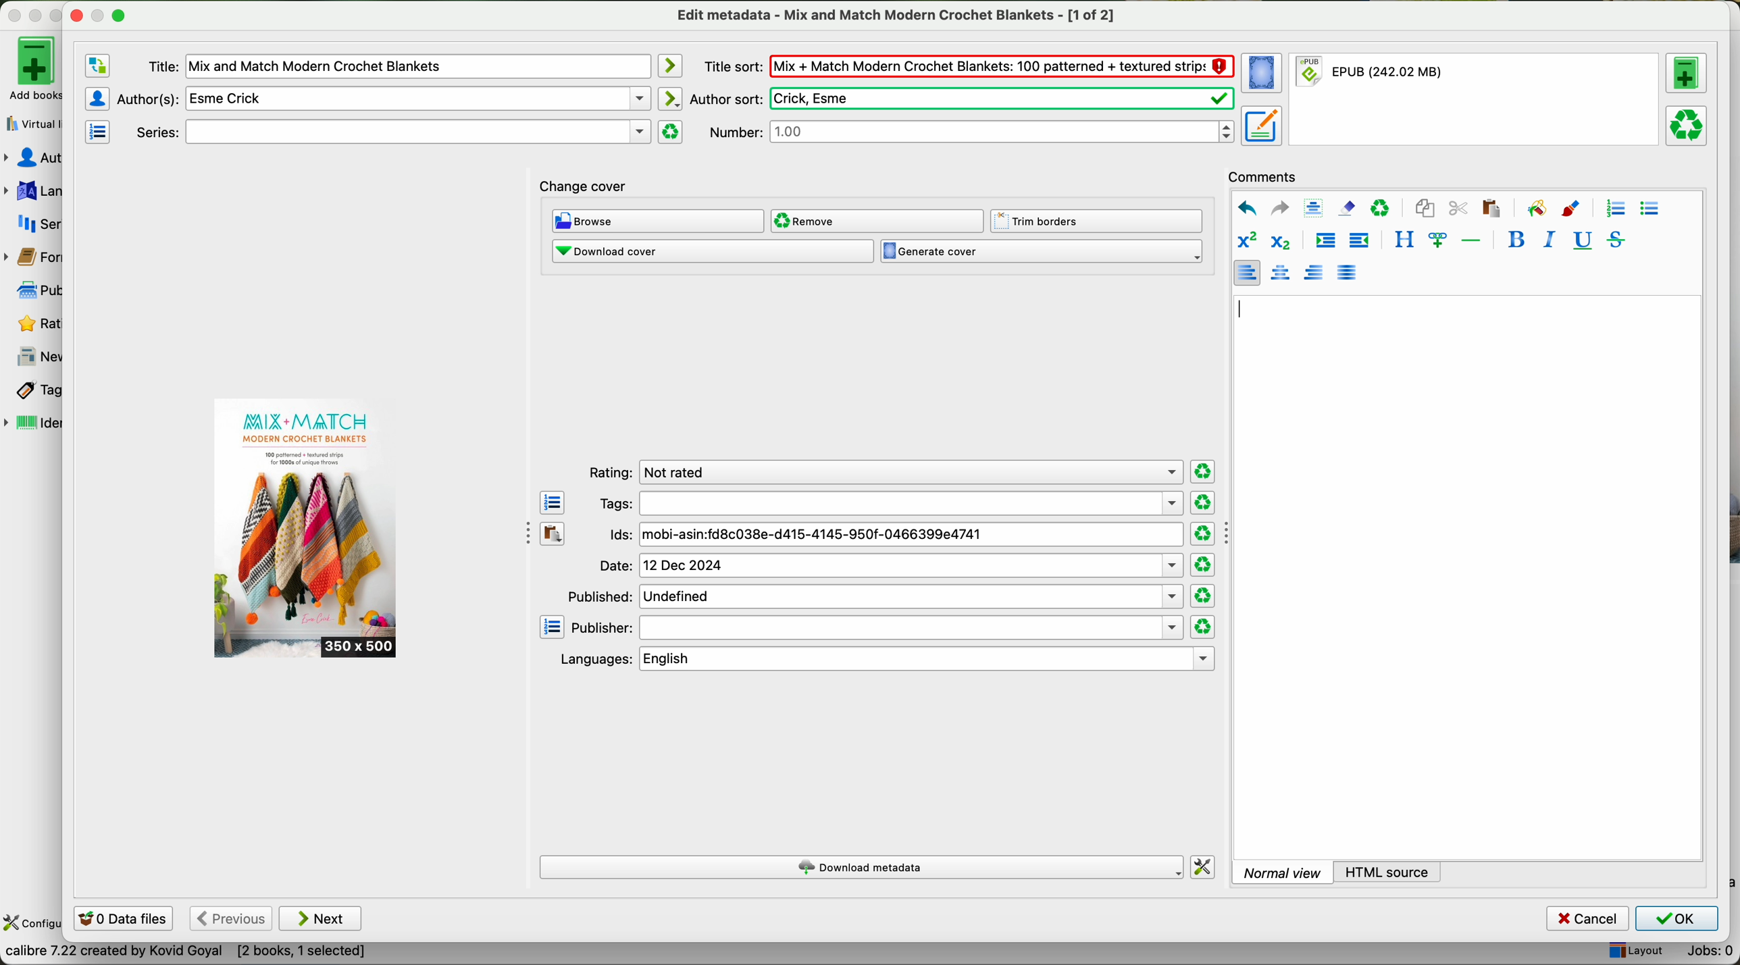 This screenshot has width=1740, height=965. Describe the element at coordinates (102, 14) in the screenshot. I see `disable minimize window` at that location.